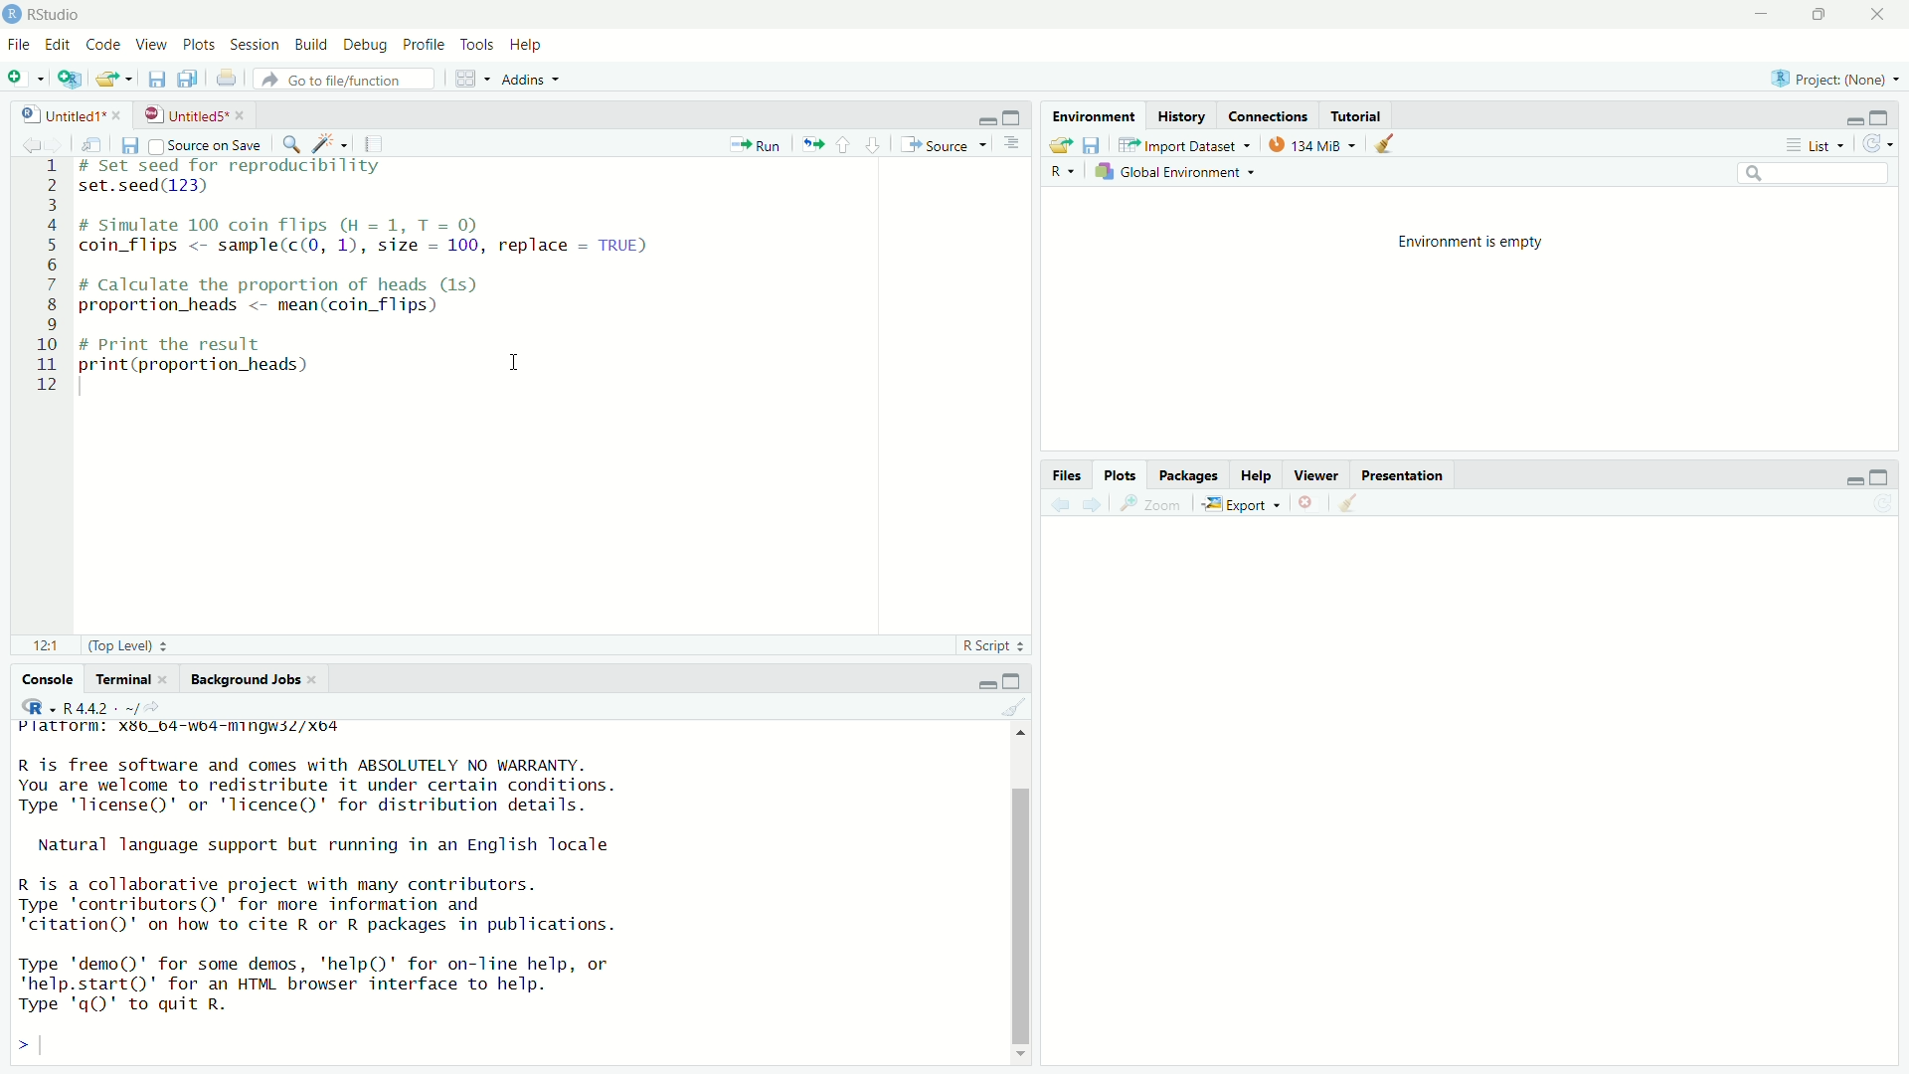 This screenshot has width=1909, height=1074. Describe the element at coordinates (1174, 171) in the screenshot. I see `global environment` at that location.